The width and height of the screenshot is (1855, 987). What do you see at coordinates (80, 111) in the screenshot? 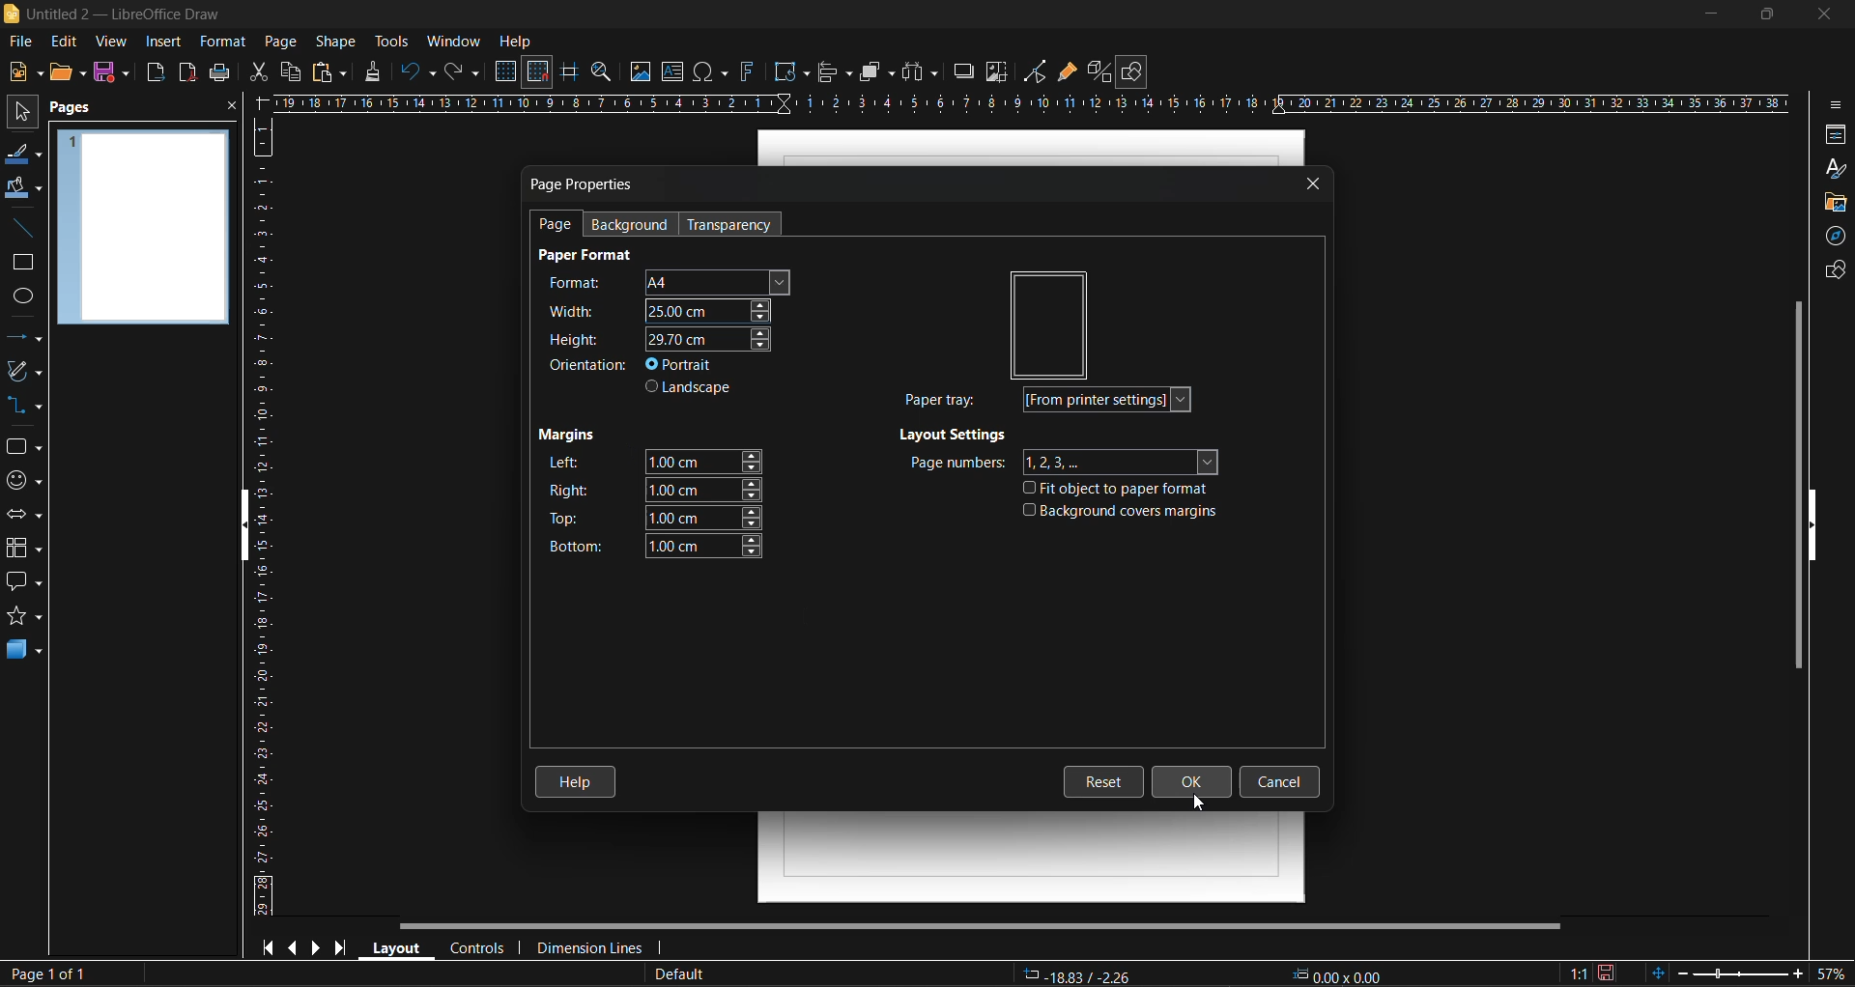
I see `pages` at bounding box center [80, 111].